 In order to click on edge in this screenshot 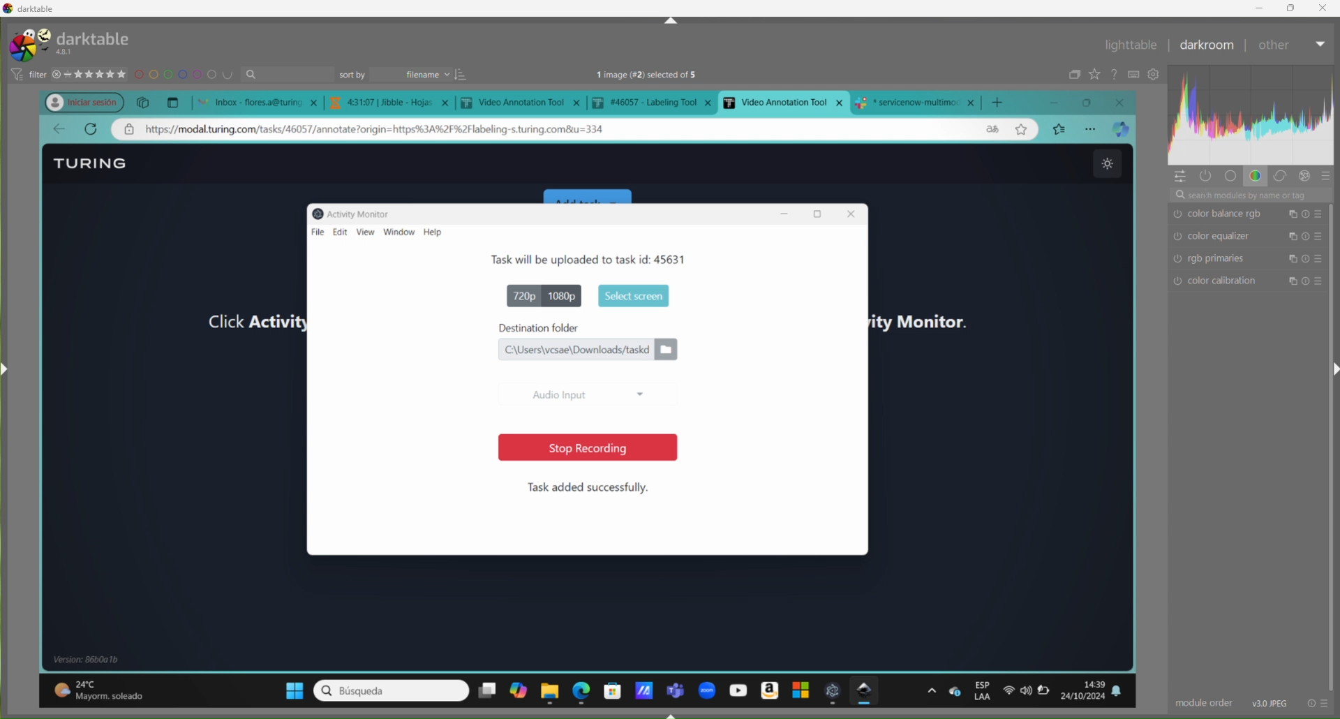, I will do `click(582, 690)`.